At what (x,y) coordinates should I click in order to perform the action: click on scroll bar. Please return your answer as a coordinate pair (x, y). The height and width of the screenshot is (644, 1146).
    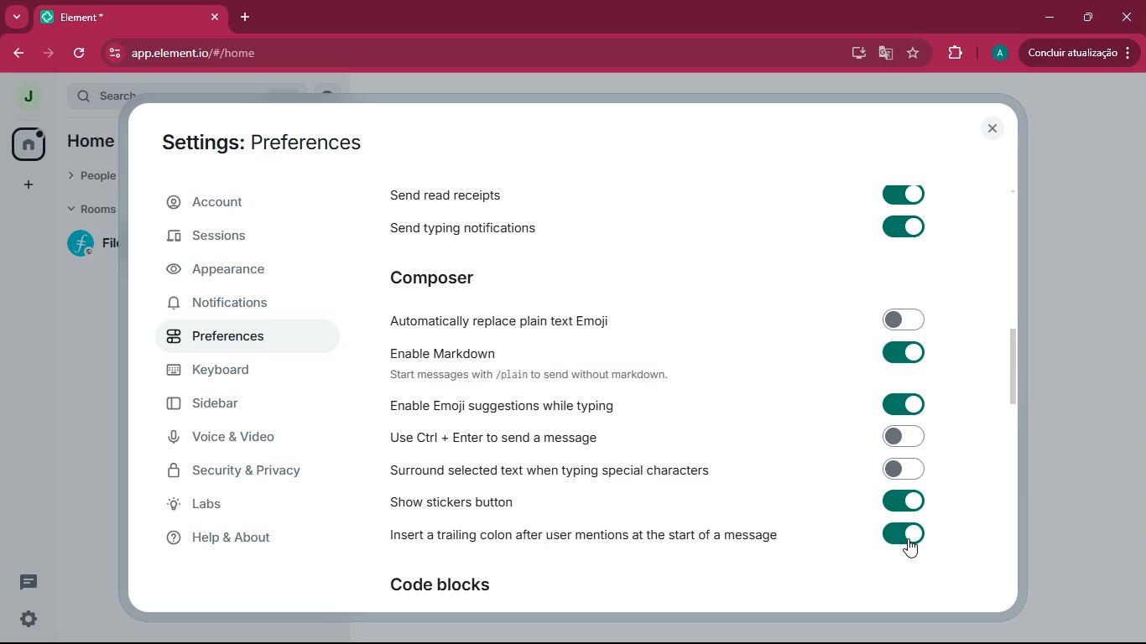
    Looking at the image, I should click on (1012, 361).